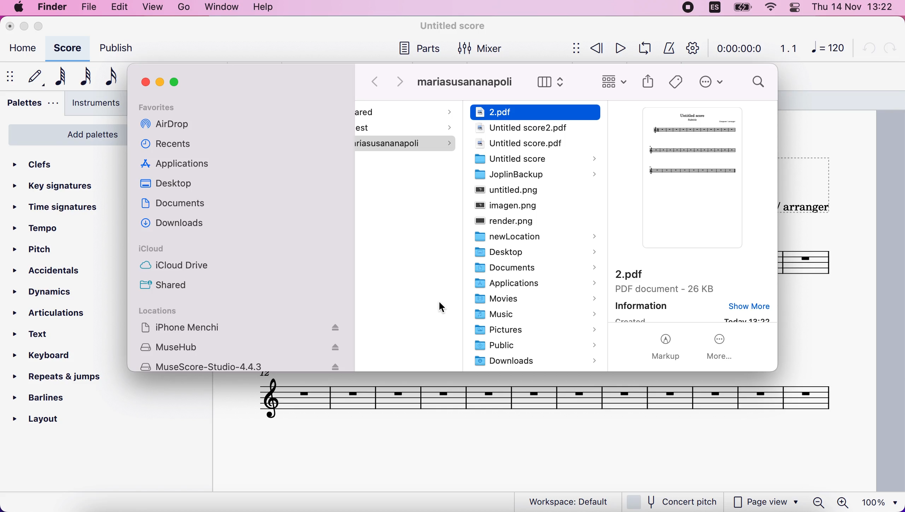 This screenshot has height=512, width=905. Describe the element at coordinates (523, 206) in the screenshot. I see `EN jmagen.png` at that location.